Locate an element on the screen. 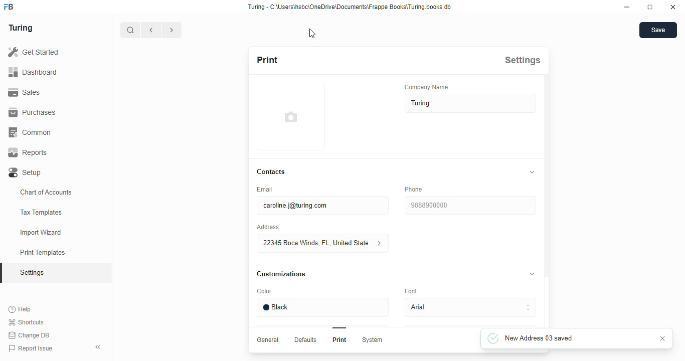 This screenshot has width=685, height=361. import wizard is located at coordinates (41, 233).